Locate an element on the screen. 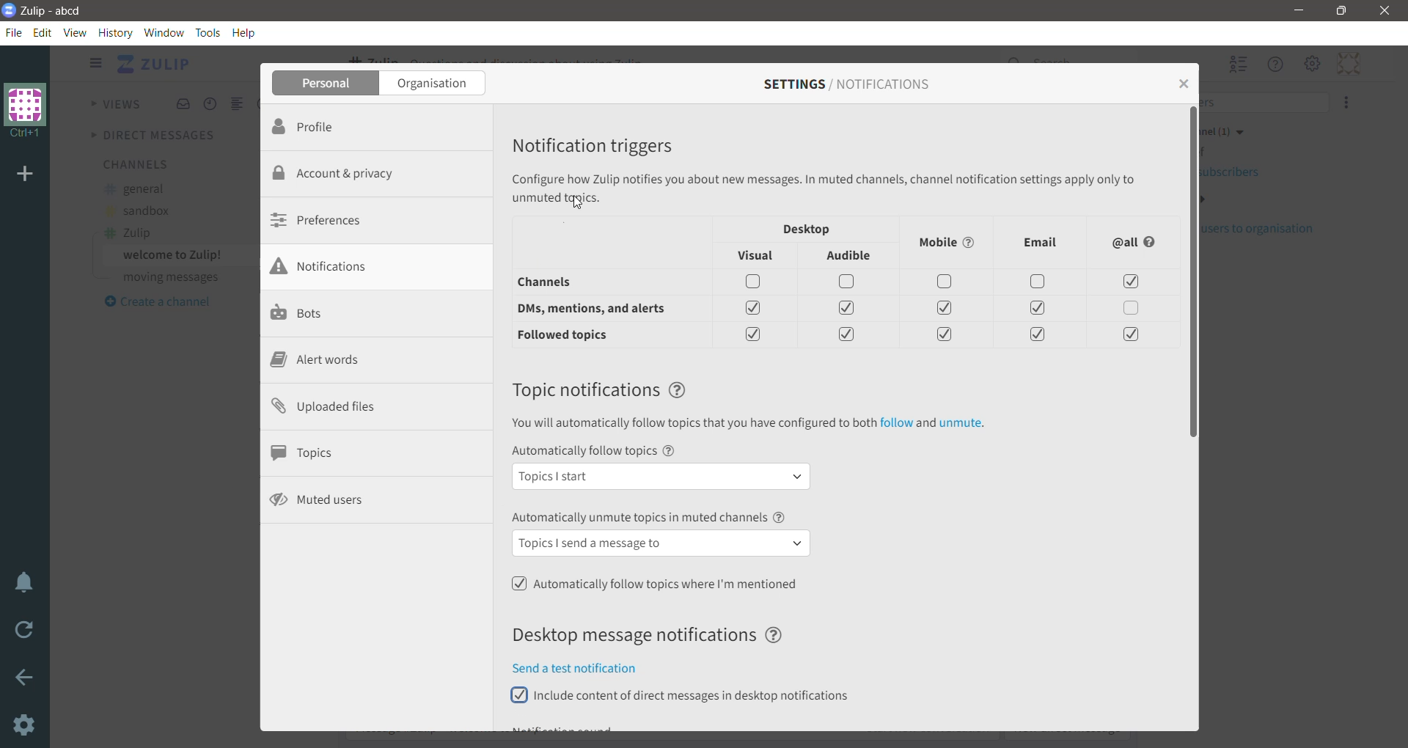 The height and width of the screenshot is (748, 1408). Organisation is located at coordinates (434, 84).